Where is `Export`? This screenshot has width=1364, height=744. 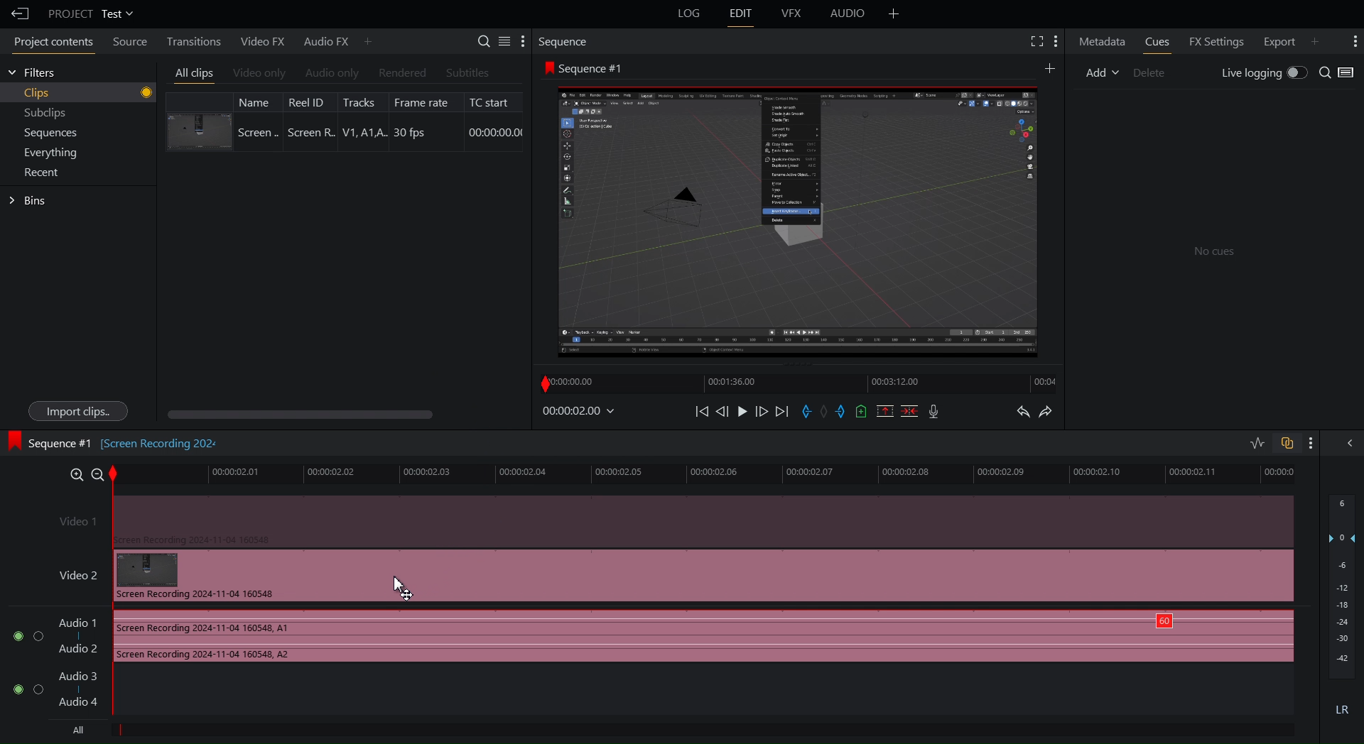 Export is located at coordinates (1276, 40).